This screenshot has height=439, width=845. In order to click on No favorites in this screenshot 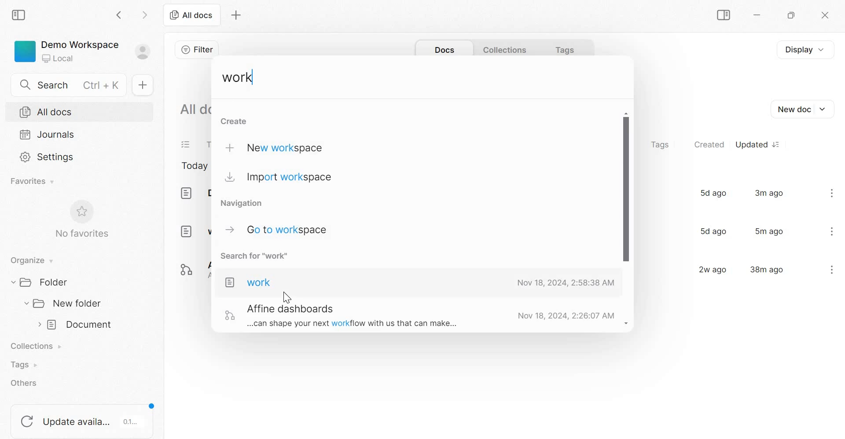, I will do `click(81, 219)`.